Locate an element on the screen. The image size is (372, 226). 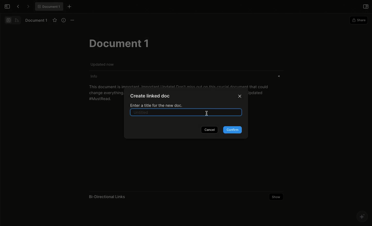
® Document 1 is located at coordinates (49, 6).